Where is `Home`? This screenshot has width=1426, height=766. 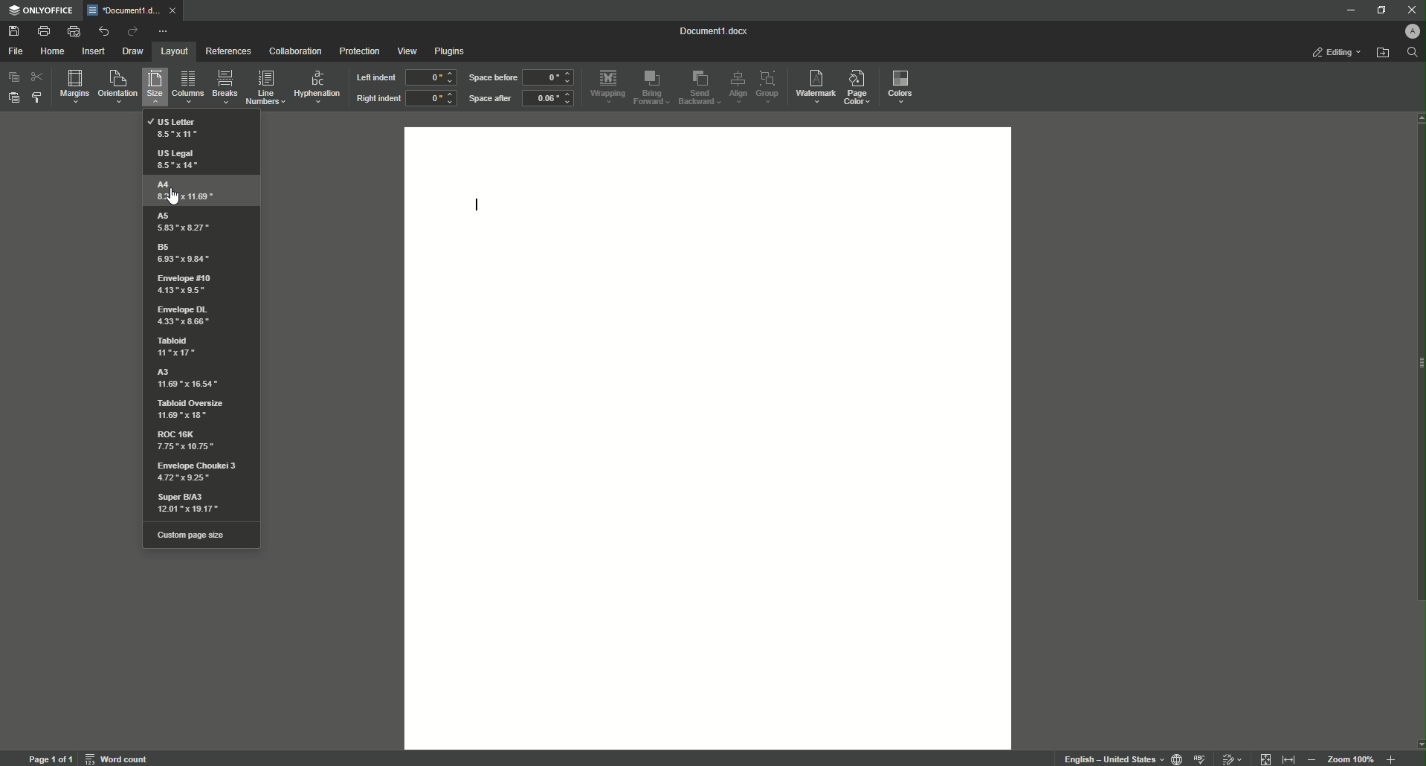 Home is located at coordinates (54, 52).